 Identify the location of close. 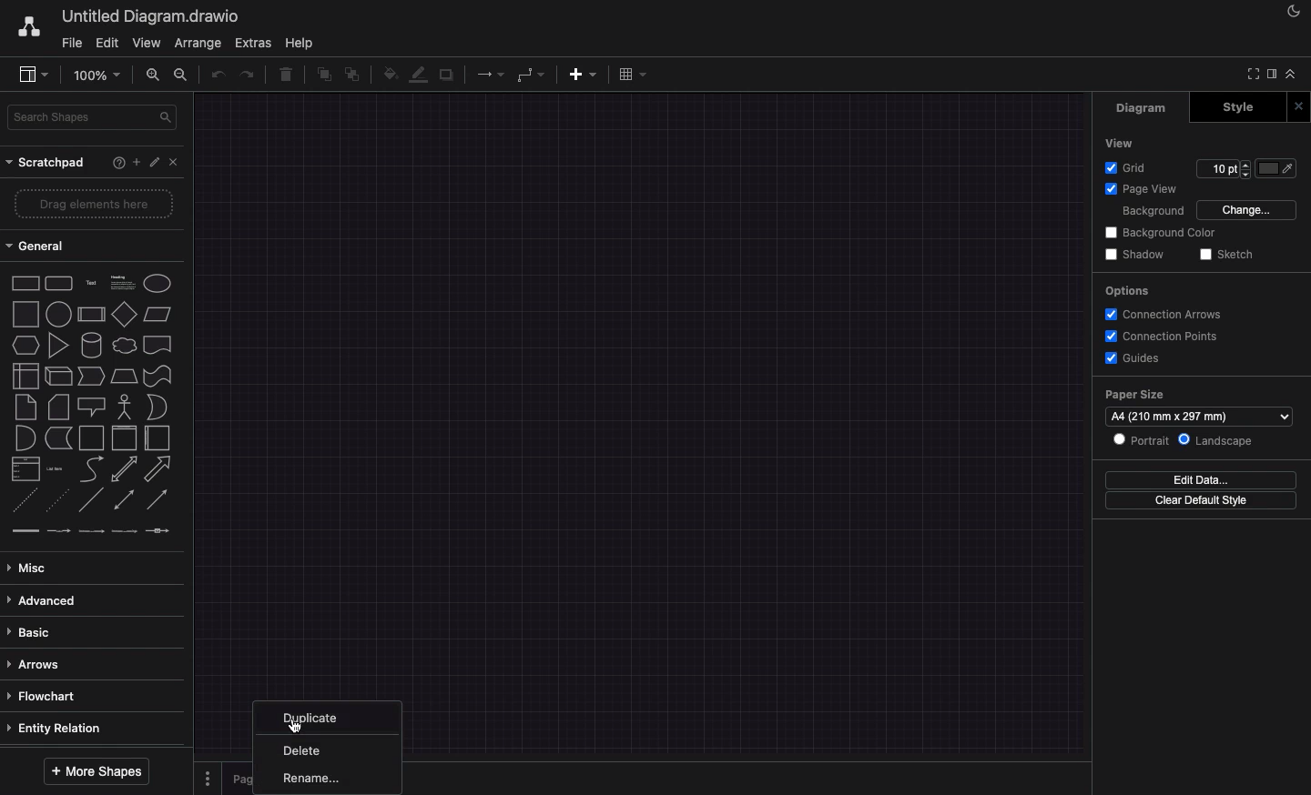
(174, 161).